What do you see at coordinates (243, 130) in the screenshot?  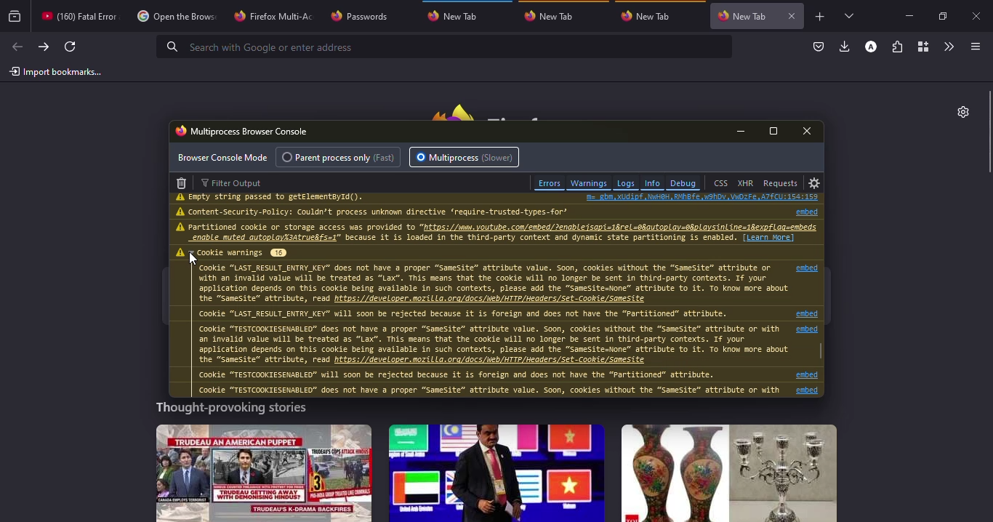 I see `browser console` at bounding box center [243, 130].